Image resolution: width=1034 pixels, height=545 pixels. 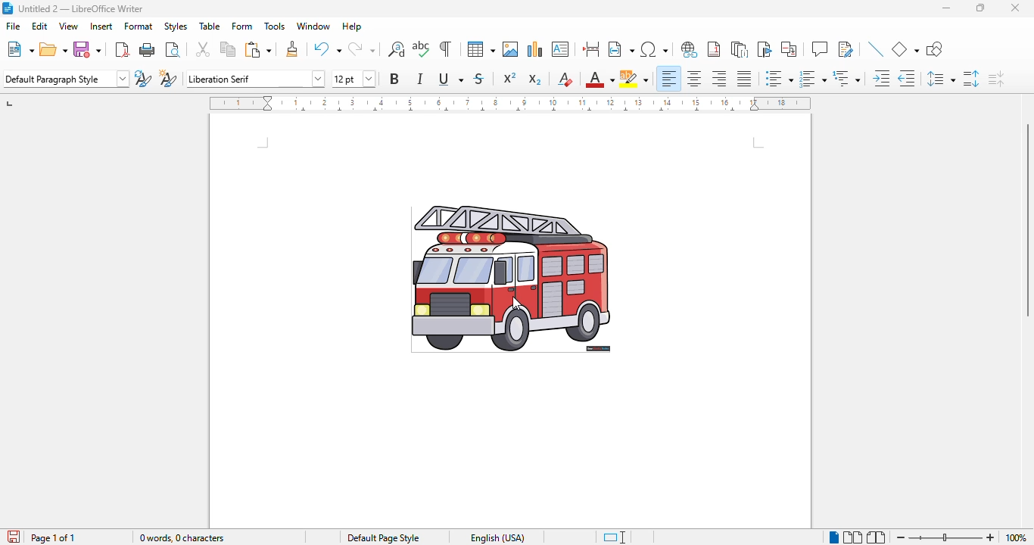 I want to click on update selected style, so click(x=144, y=78).